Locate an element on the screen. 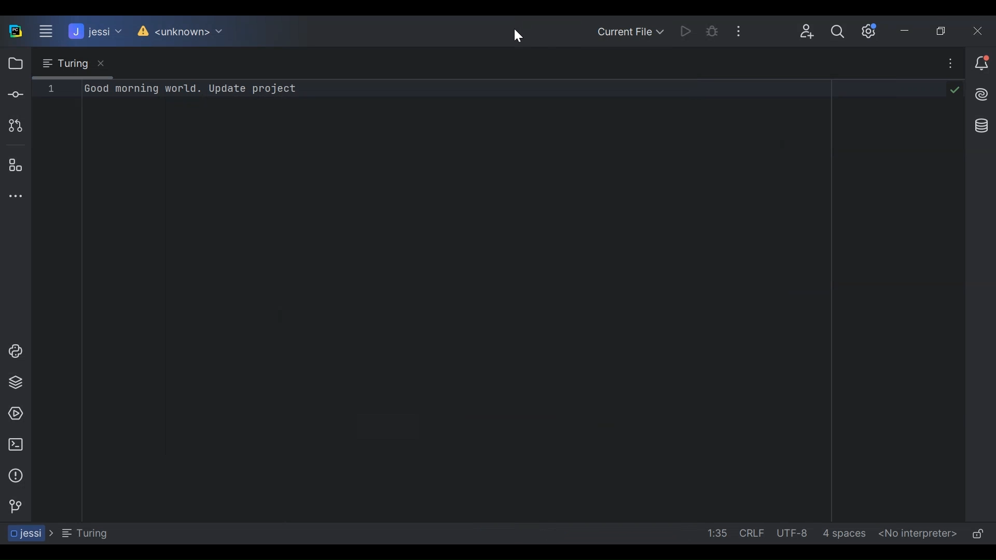 This screenshot has width=996, height=560. Minimize is located at coordinates (909, 31).